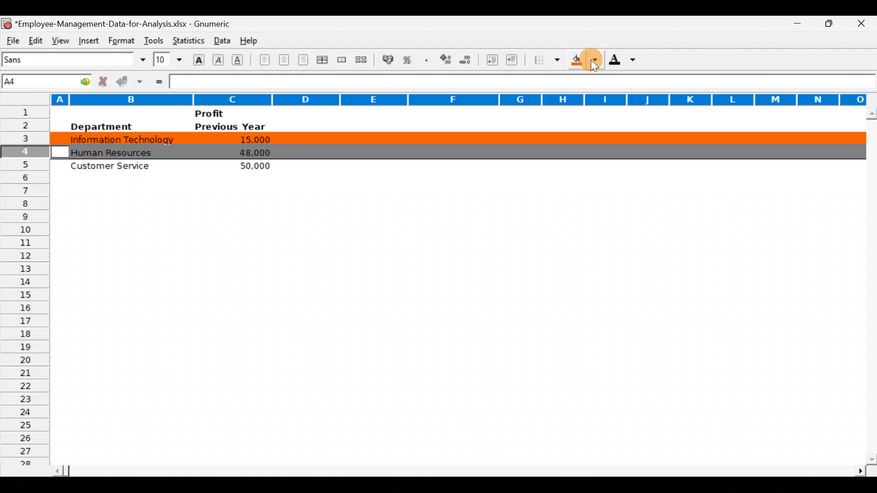 This screenshot has height=493, width=877. What do you see at coordinates (128, 22) in the screenshot?
I see `*Employee-Management-Data-for-Analysis.xlsx - Gnumeric` at bounding box center [128, 22].